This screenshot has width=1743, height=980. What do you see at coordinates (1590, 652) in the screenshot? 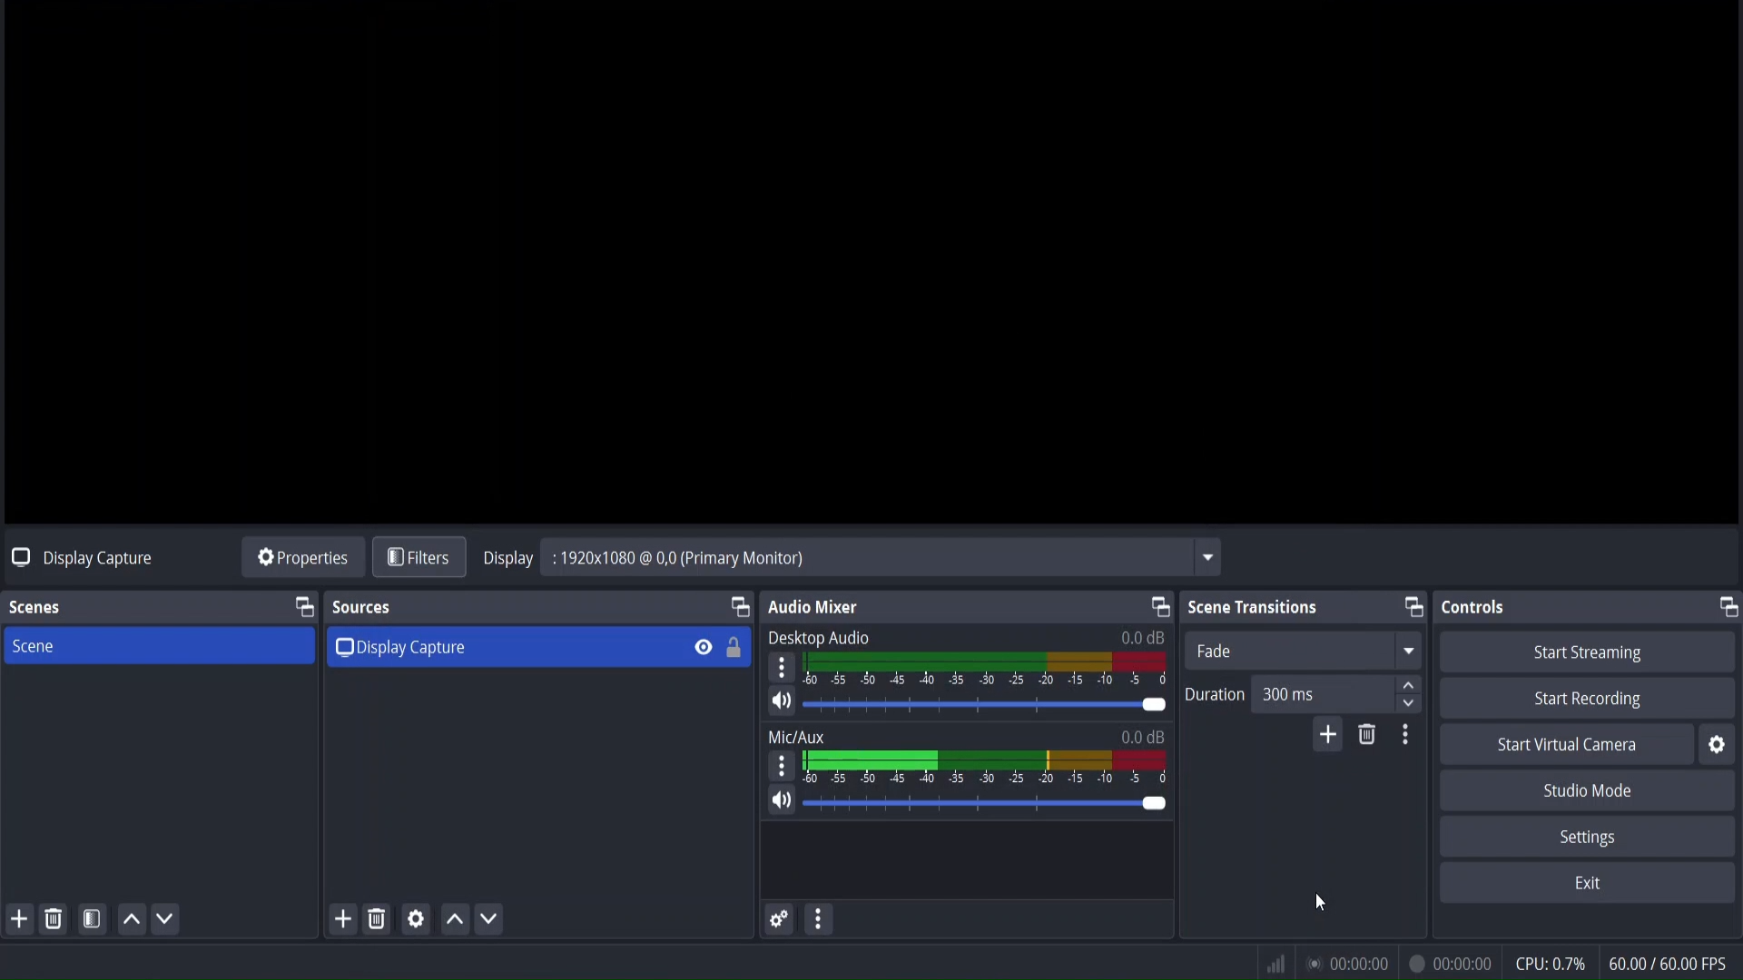
I see `start streaming` at bounding box center [1590, 652].